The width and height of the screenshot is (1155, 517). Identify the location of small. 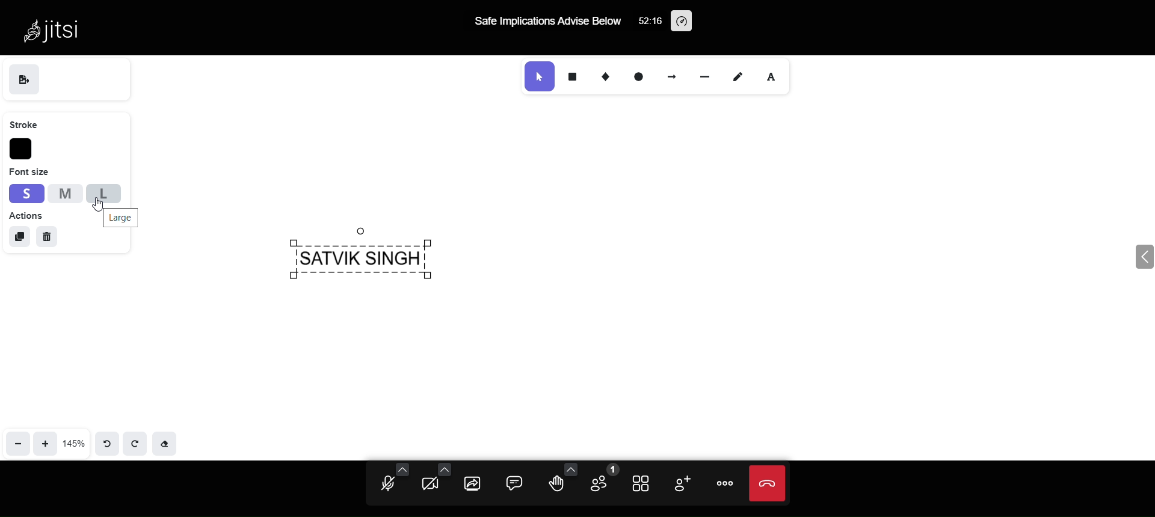
(26, 193).